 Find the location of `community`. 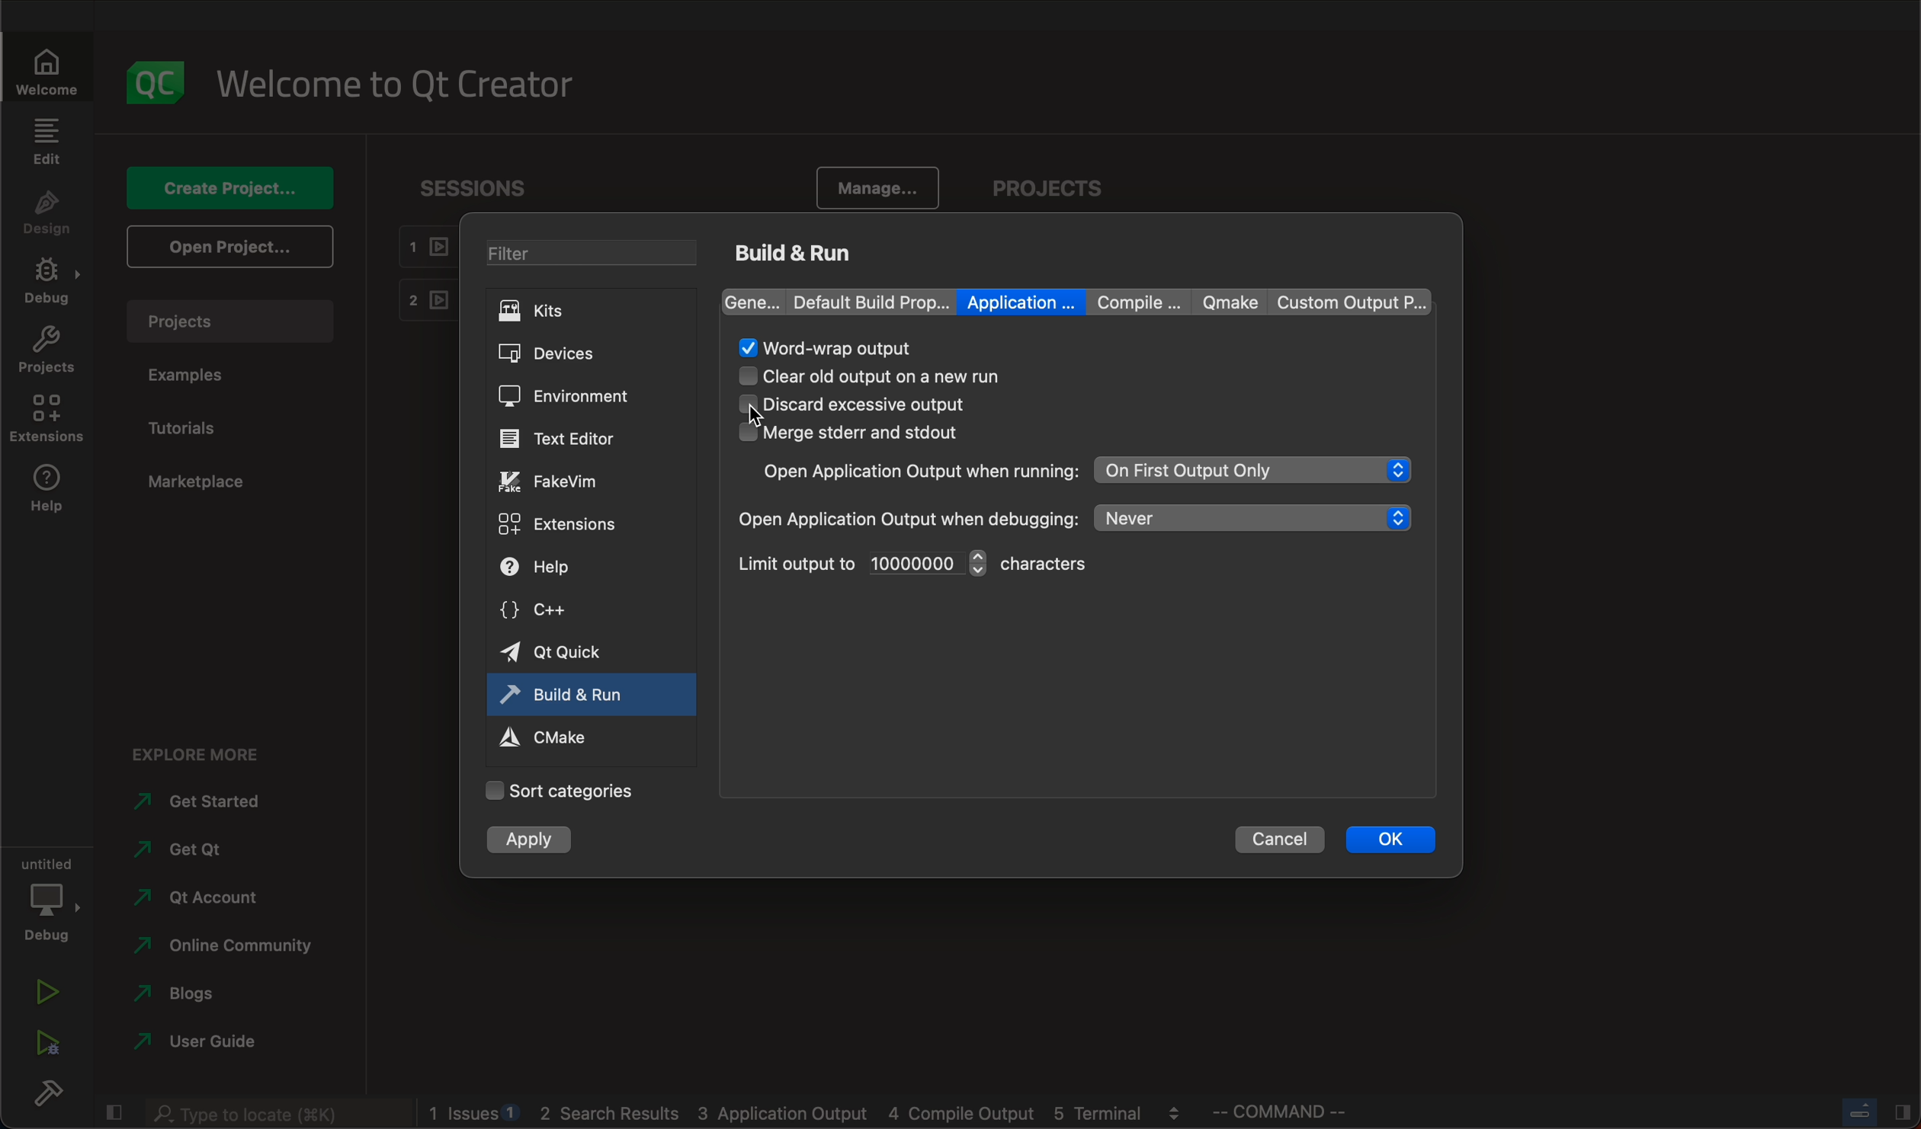

community is located at coordinates (218, 949).